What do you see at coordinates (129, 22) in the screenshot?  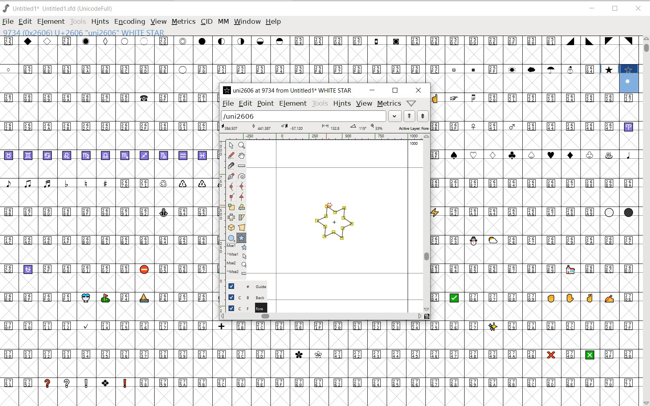 I see `ENCODING` at bounding box center [129, 22].